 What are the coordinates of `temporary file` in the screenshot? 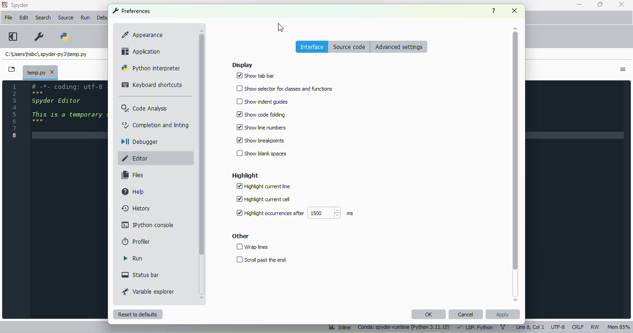 It's located at (46, 54).